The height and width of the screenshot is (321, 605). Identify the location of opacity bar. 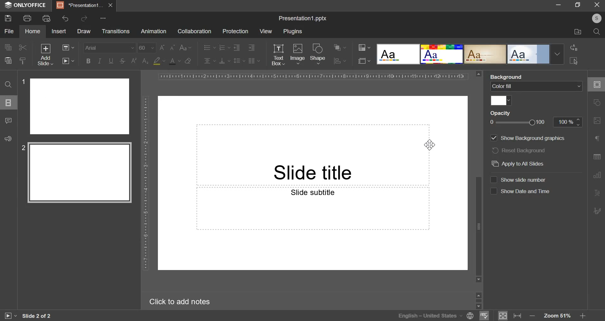
(518, 123).